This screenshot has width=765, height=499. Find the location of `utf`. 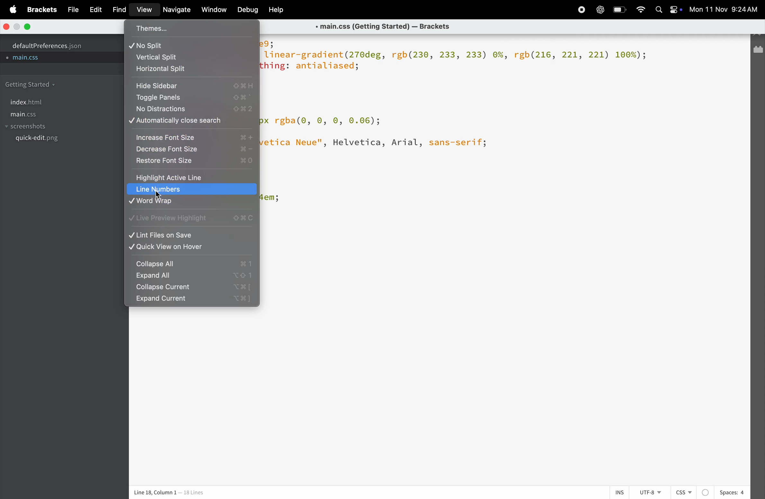

utf is located at coordinates (650, 492).